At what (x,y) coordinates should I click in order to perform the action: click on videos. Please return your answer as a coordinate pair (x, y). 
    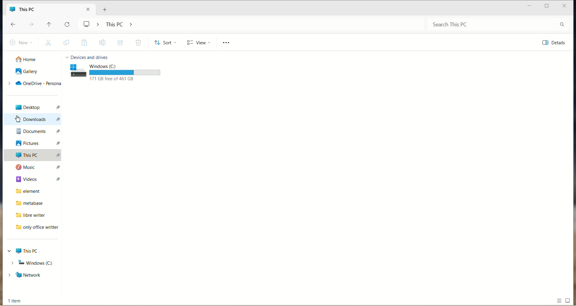
    Looking at the image, I should click on (34, 178).